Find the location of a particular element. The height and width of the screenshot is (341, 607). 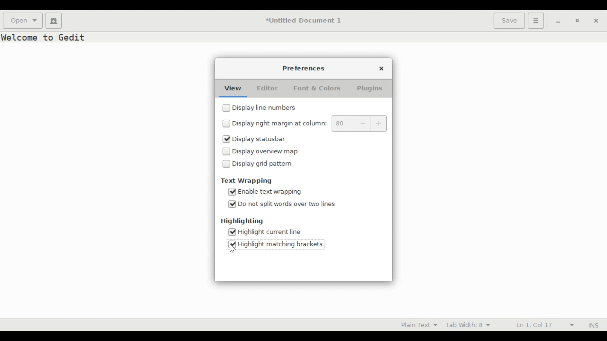

INS is located at coordinates (592, 325).